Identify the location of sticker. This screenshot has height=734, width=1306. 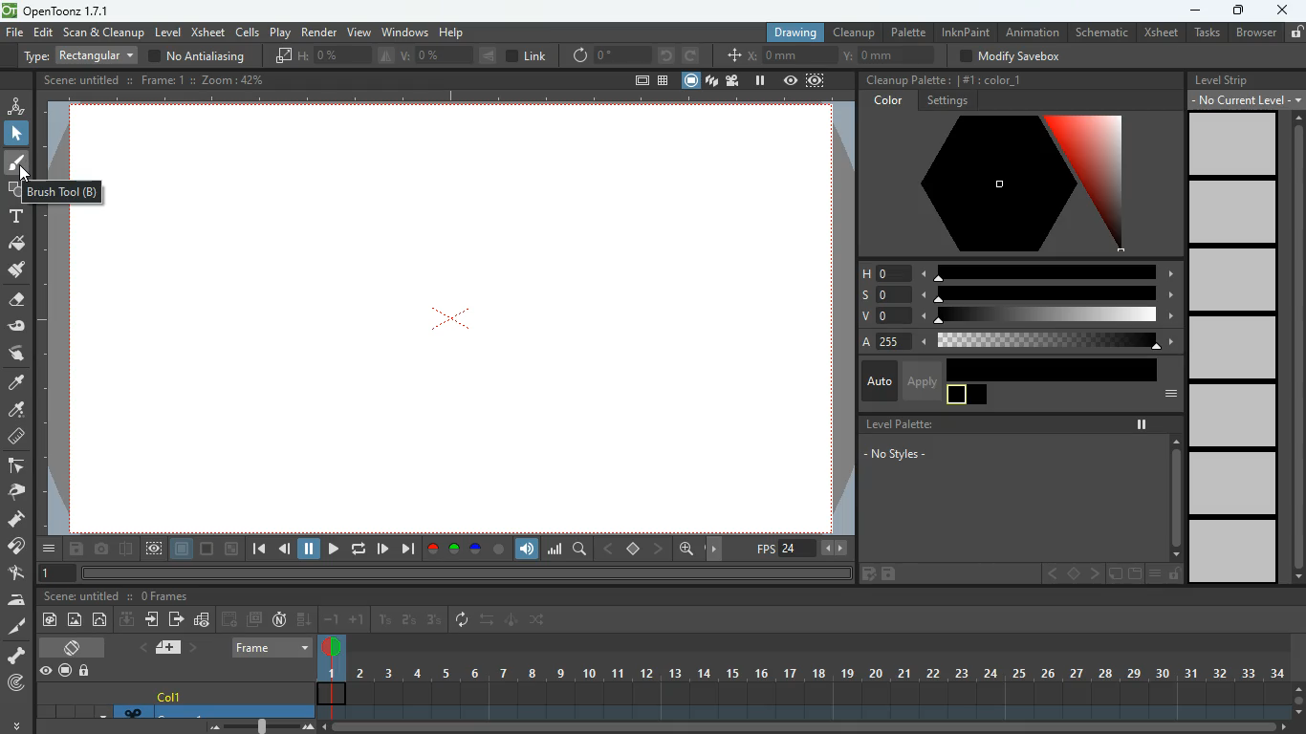
(1114, 574).